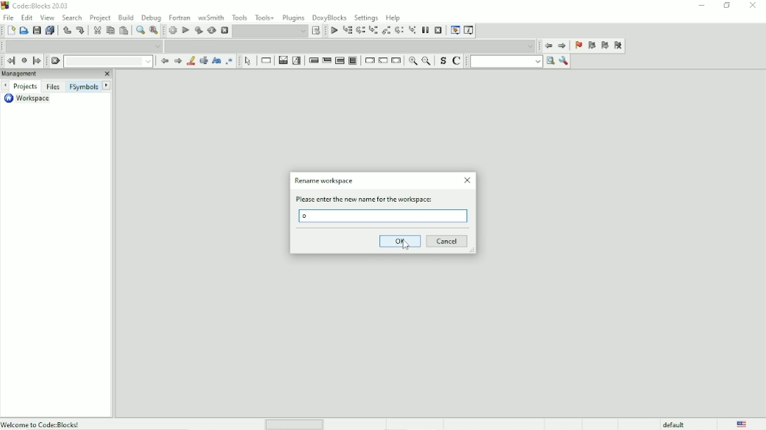  What do you see at coordinates (443, 62) in the screenshot?
I see `Toggle source` at bounding box center [443, 62].